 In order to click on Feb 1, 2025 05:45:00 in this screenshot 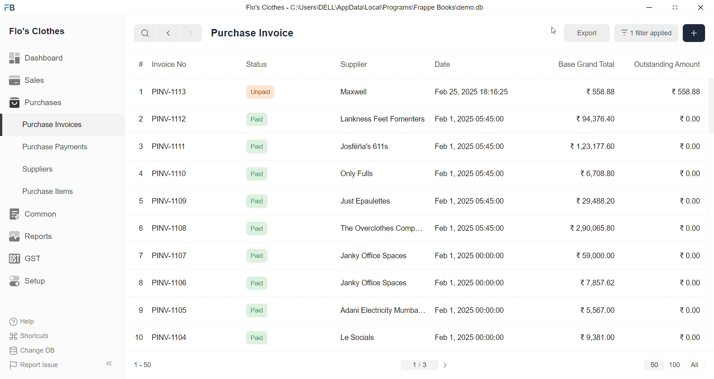, I will do `click(469, 147)`.